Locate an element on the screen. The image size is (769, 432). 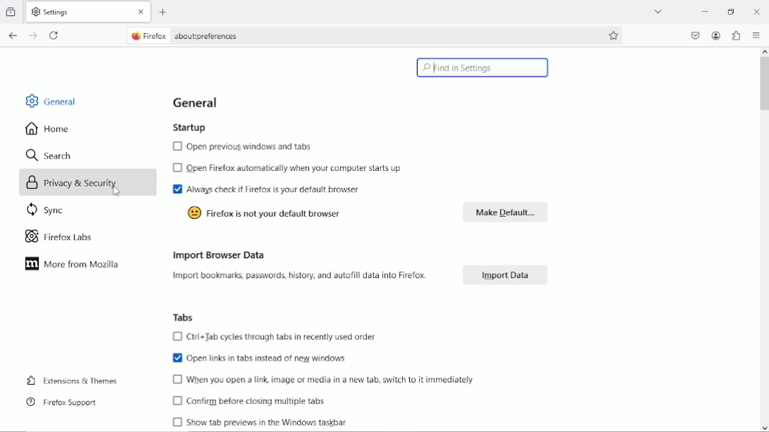
check box is located at coordinates (177, 422).